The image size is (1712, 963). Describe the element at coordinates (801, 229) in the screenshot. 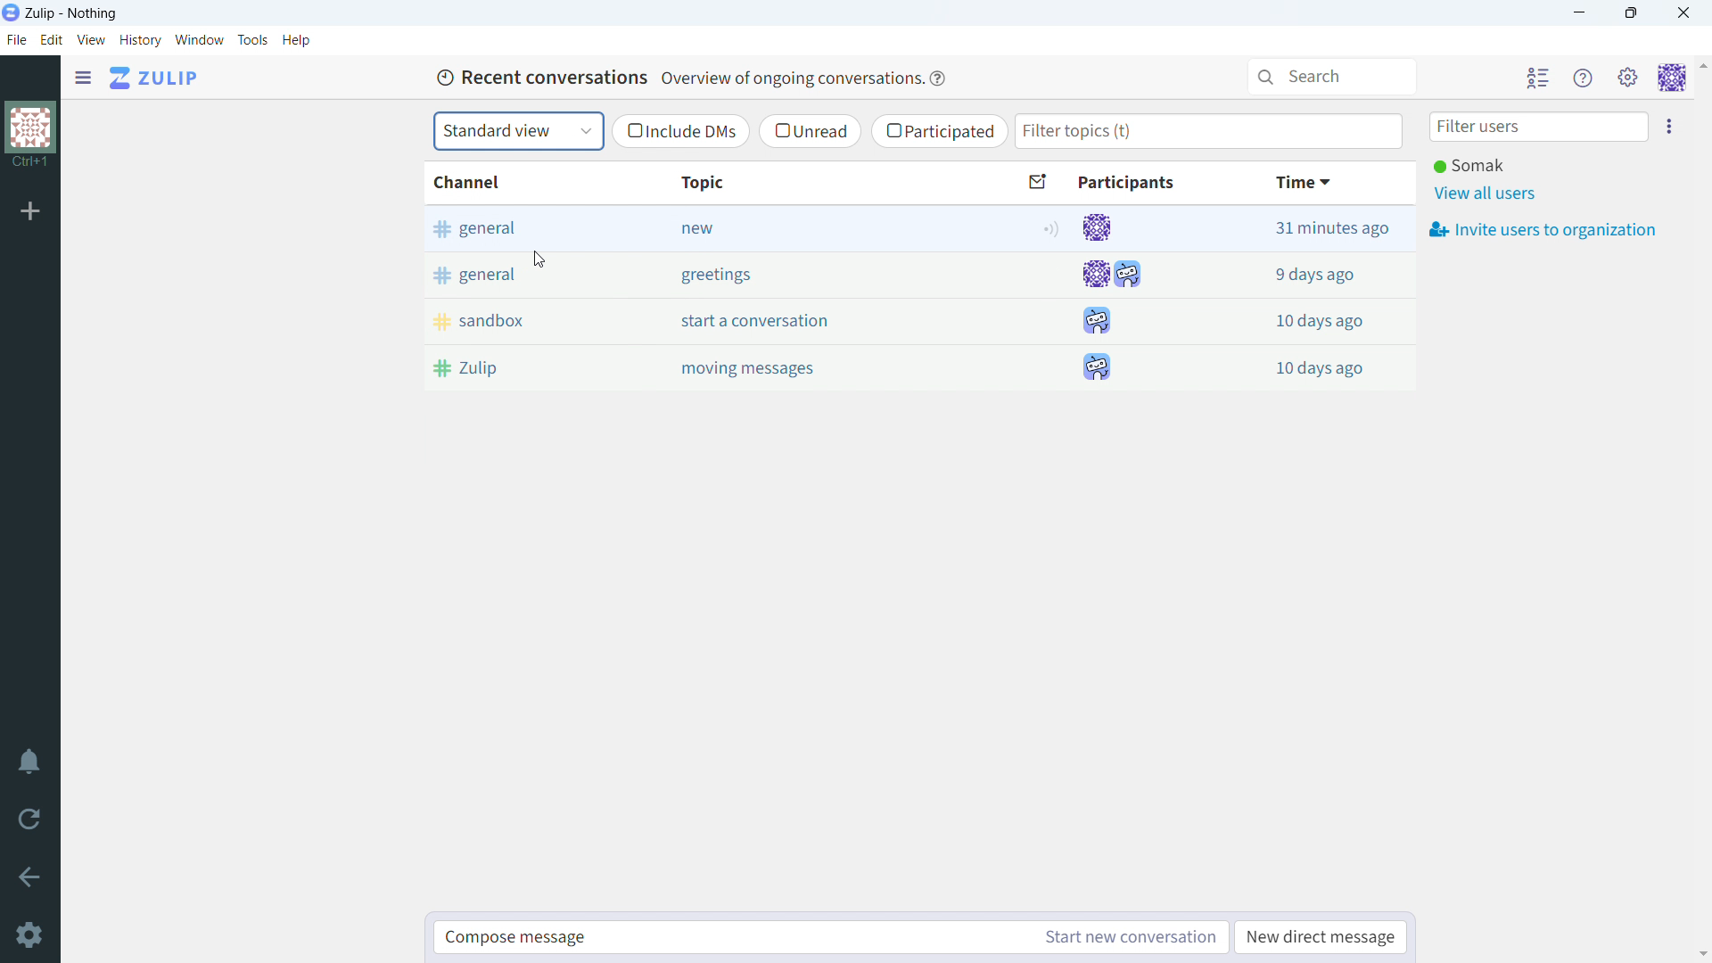

I see `new` at that location.